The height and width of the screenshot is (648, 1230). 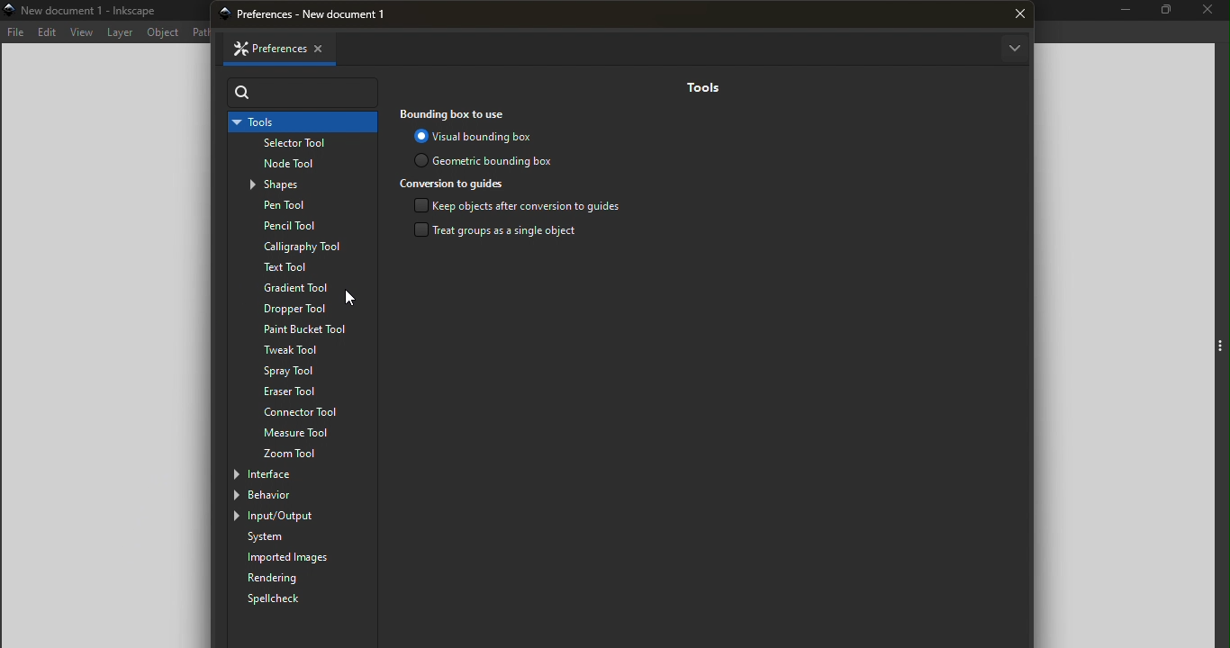 I want to click on Gradient tool, so click(x=304, y=287).